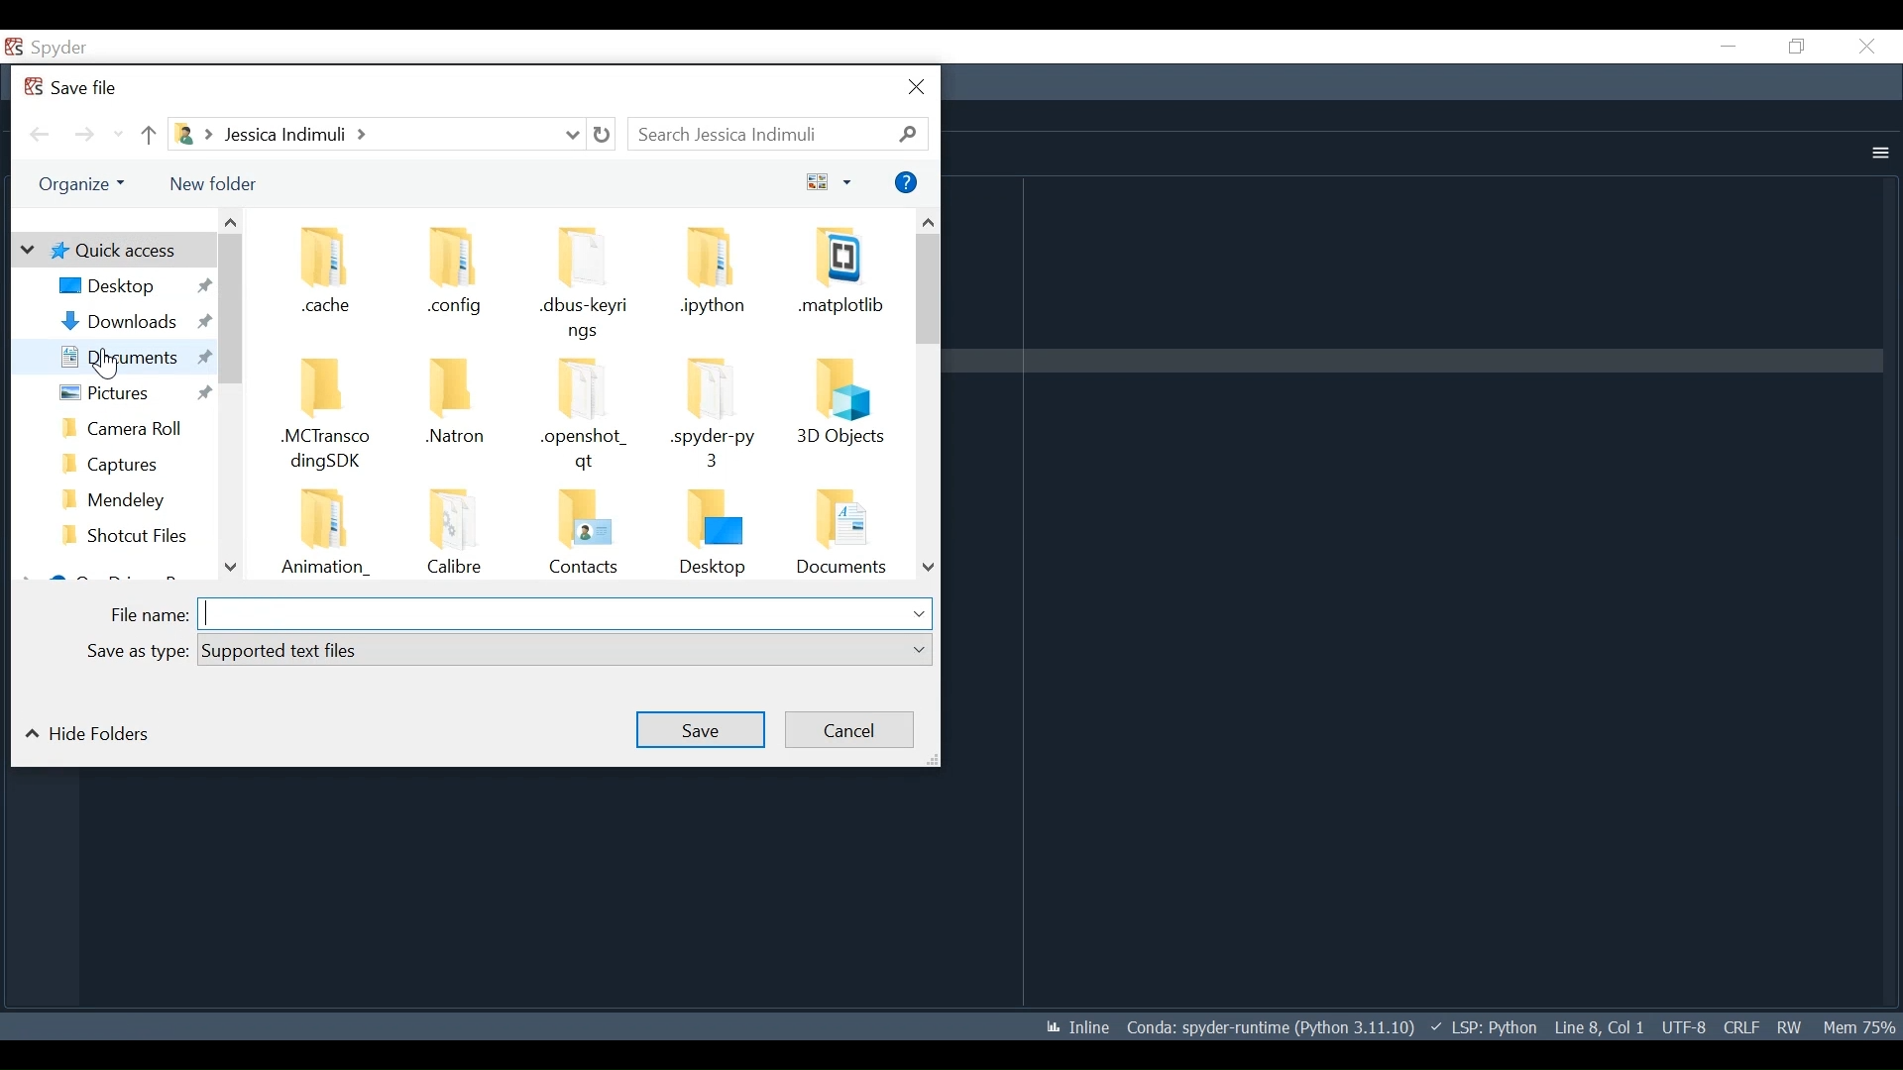 This screenshot has height=1070, width=1903. What do you see at coordinates (40, 135) in the screenshot?
I see `Navigate back` at bounding box center [40, 135].